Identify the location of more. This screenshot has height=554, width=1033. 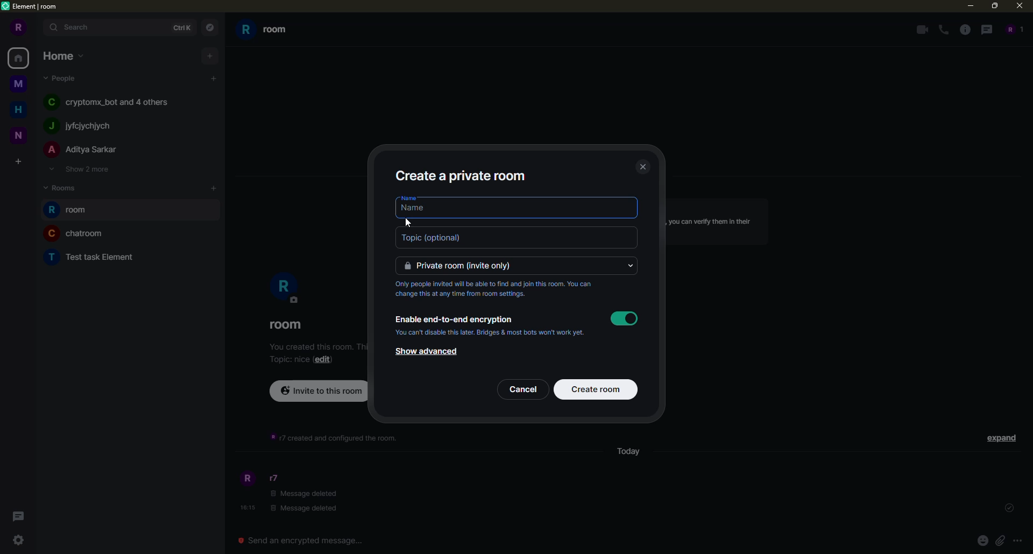
(1020, 542).